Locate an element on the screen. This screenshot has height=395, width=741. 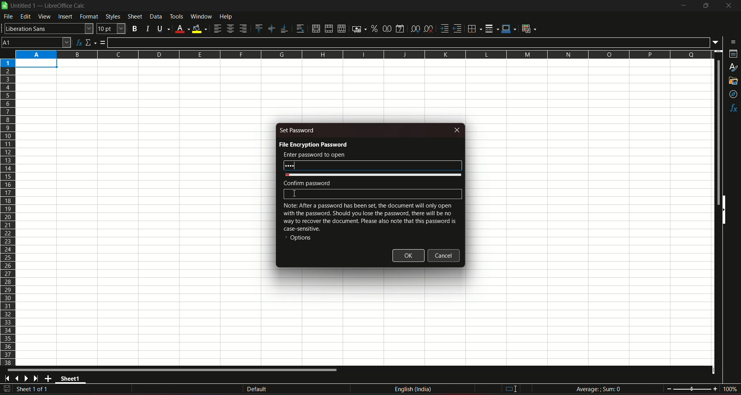
set password is located at coordinates (298, 130).